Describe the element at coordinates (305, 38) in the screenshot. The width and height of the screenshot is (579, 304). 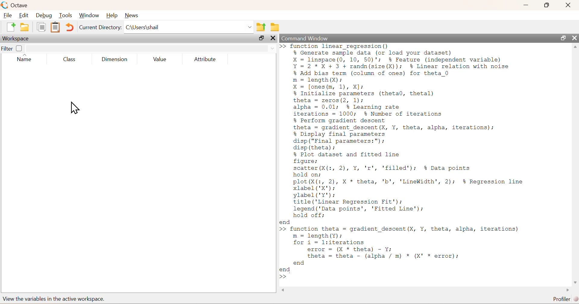
I see `Command Window` at that location.